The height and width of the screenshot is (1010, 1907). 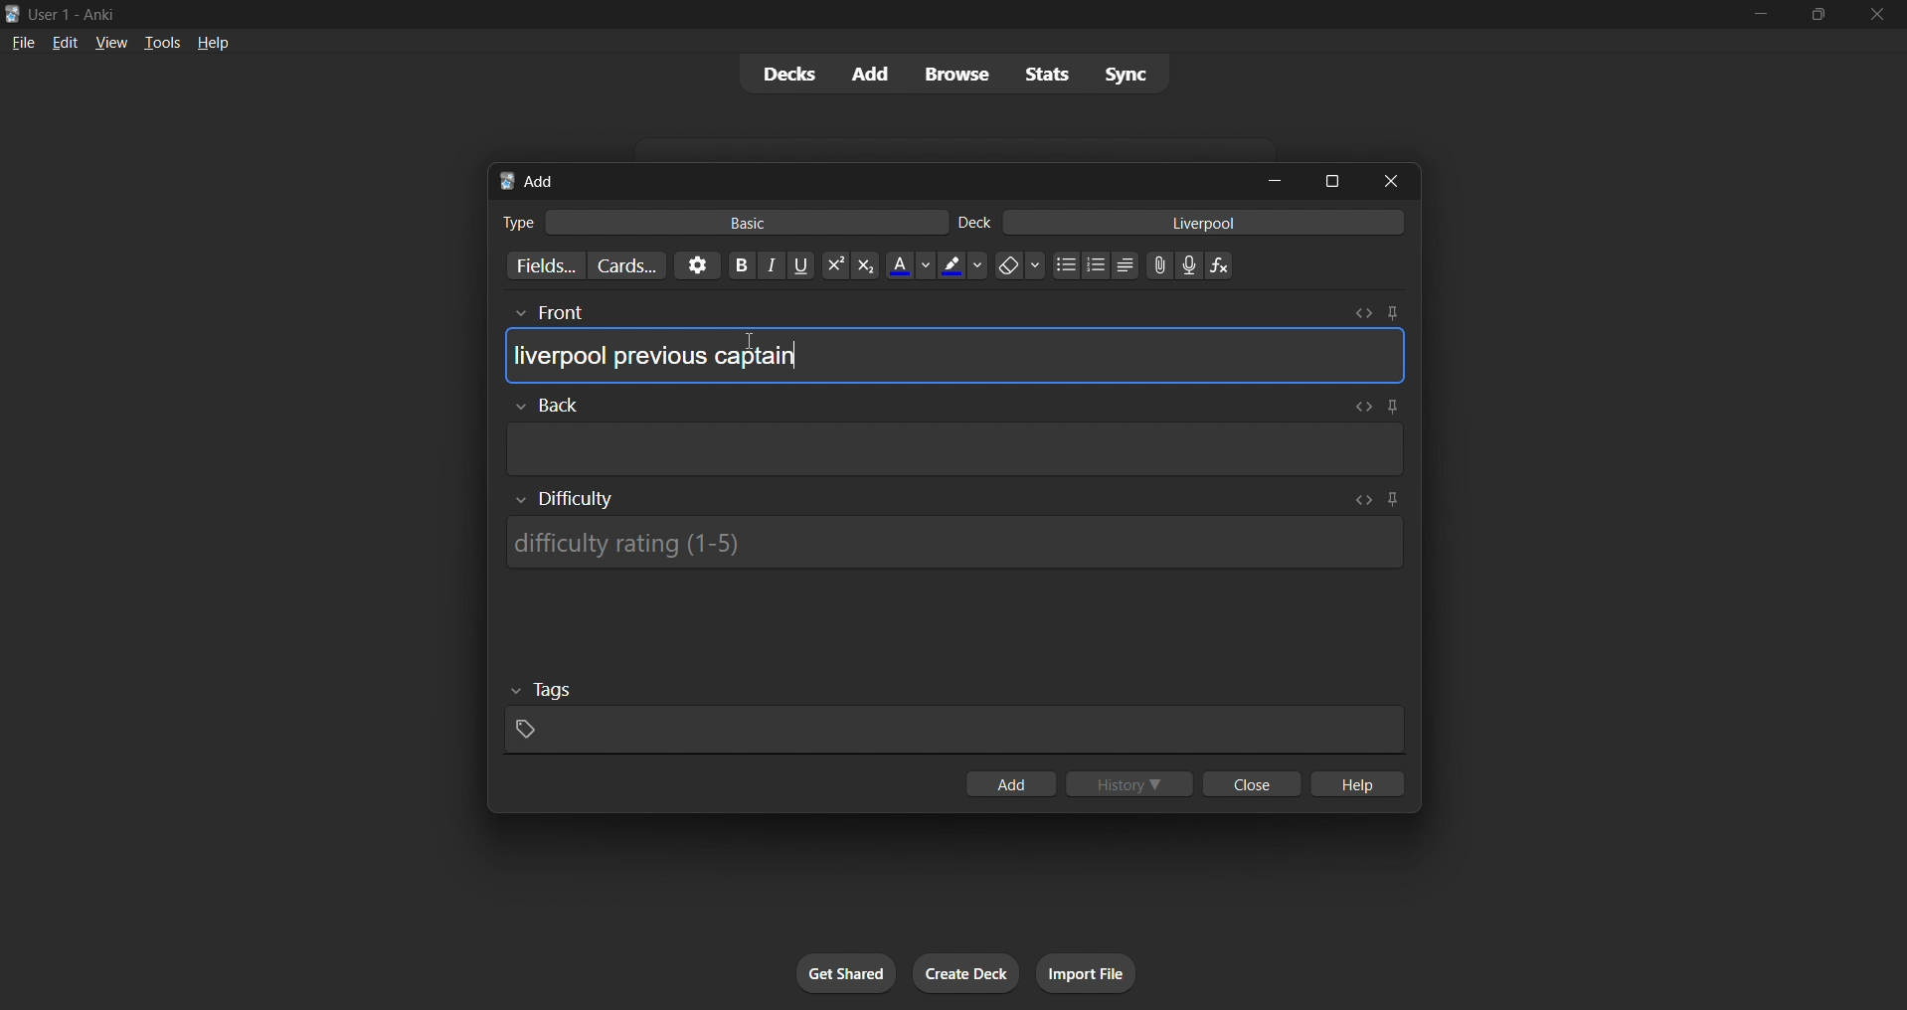 What do you see at coordinates (954, 712) in the screenshot?
I see `card tags input box` at bounding box center [954, 712].